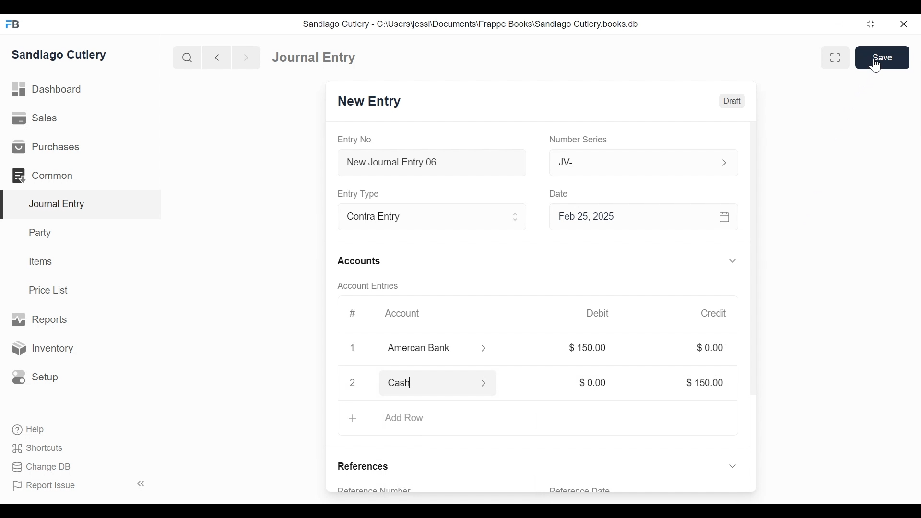 The image size is (921, 518). Describe the element at coordinates (710, 347) in the screenshot. I see `$0.00` at that location.